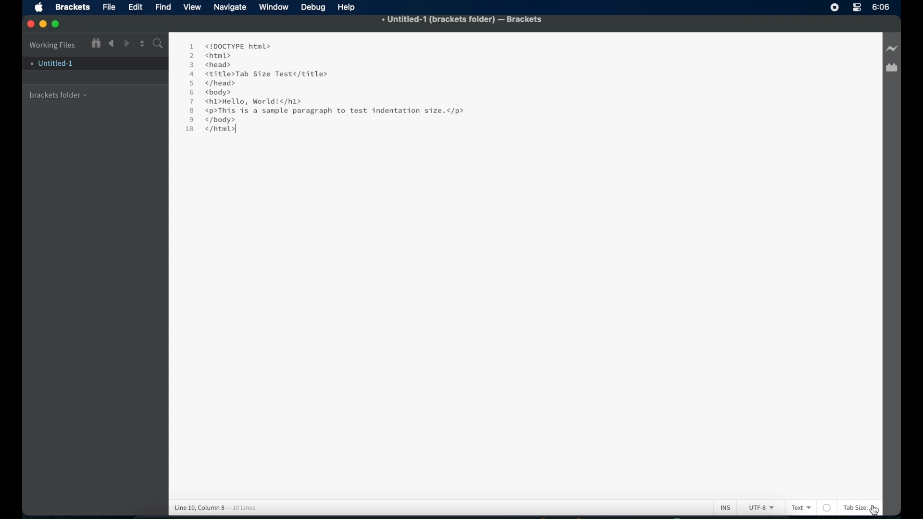 The height and width of the screenshot is (519, 923). I want to click on Help, so click(349, 7).